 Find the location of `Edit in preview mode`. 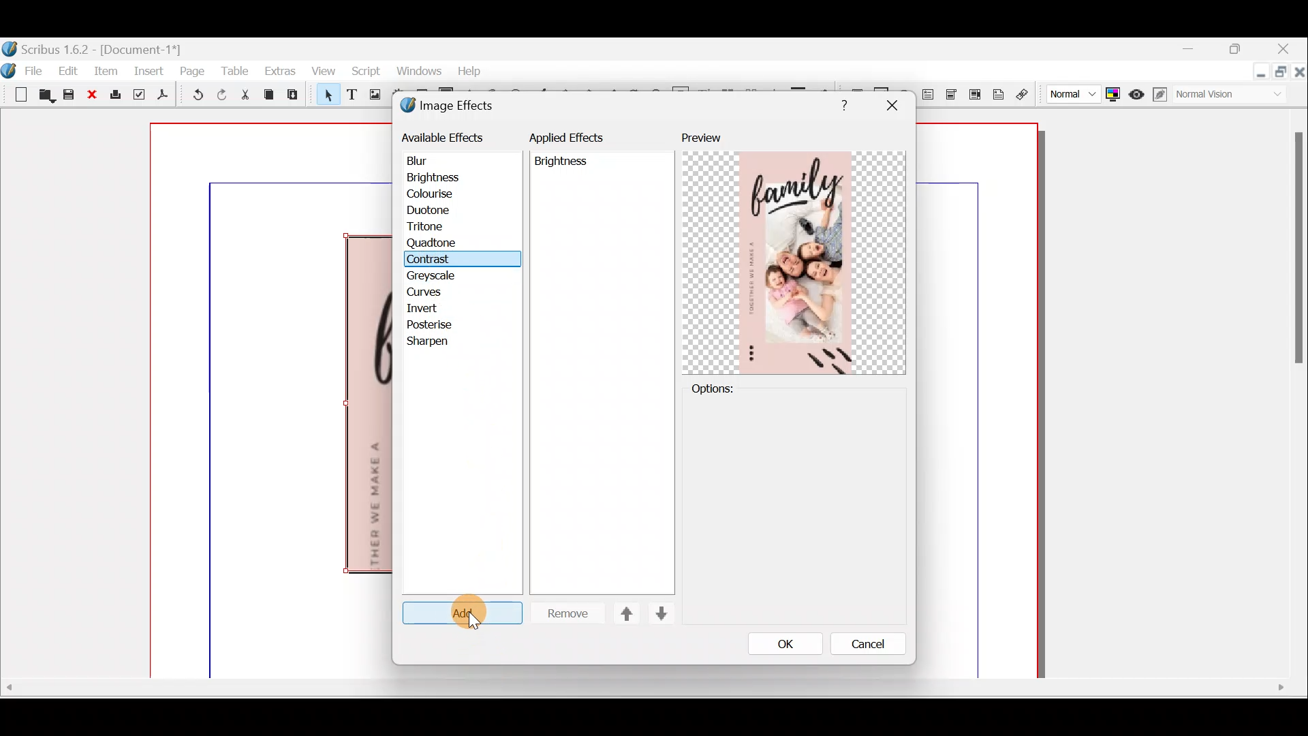

Edit in preview mode is located at coordinates (1161, 93).